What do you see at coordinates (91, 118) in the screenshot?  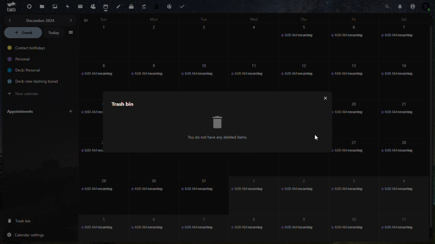 I see `15` at bounding box center [91, 118].